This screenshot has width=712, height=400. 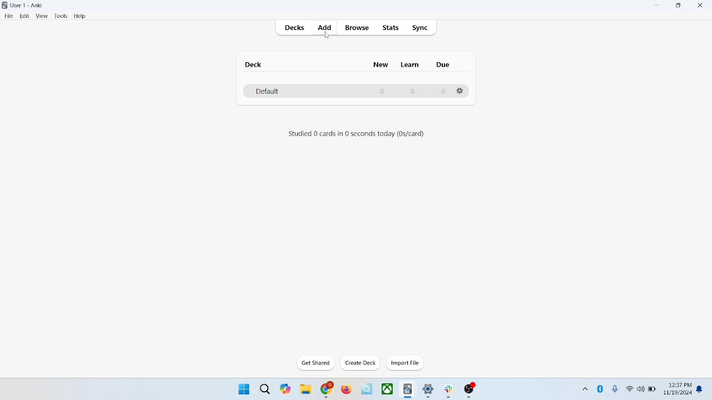 What do you see at coordinates (327, 37) in the screenshot?
I see `cursor` at bounding box center [327, 37].